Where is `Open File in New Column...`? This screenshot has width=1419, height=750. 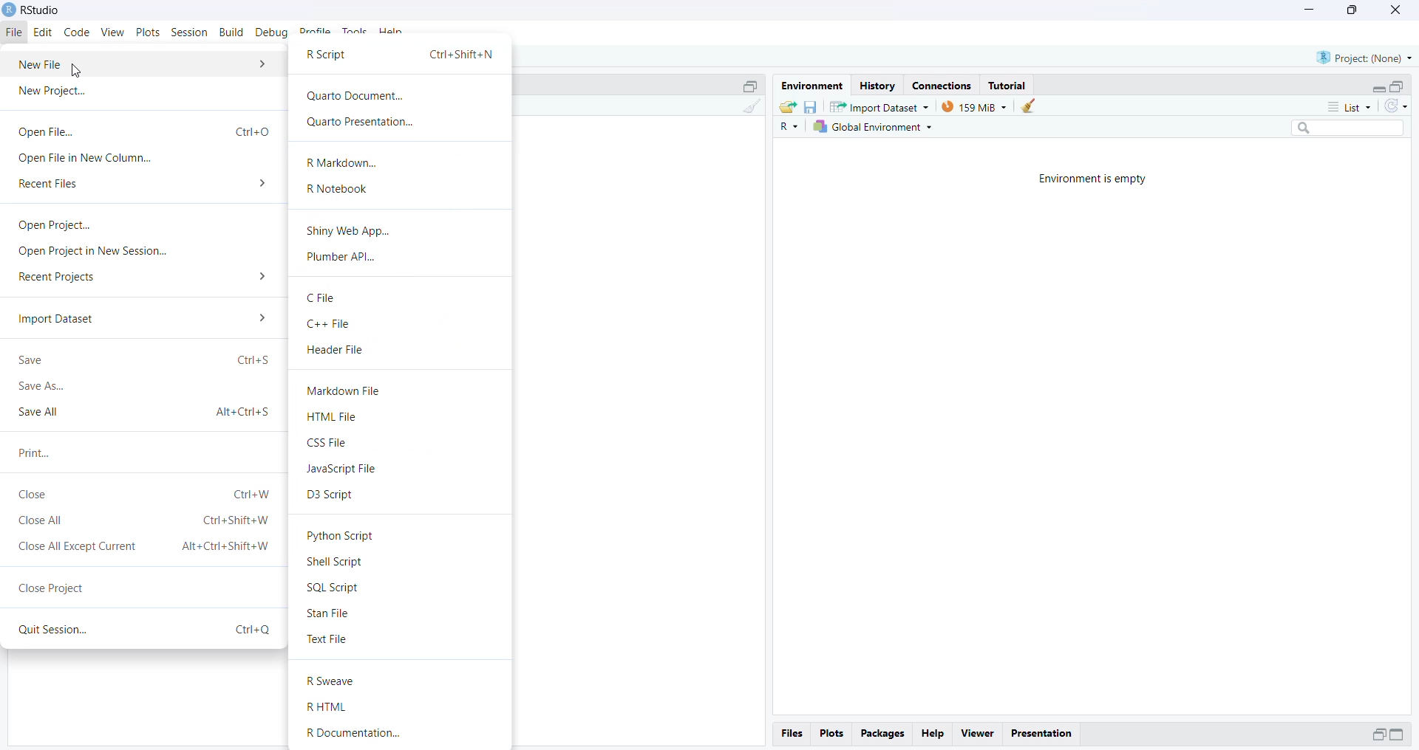 Open File in New Column... is located at coordinates (86, 159).